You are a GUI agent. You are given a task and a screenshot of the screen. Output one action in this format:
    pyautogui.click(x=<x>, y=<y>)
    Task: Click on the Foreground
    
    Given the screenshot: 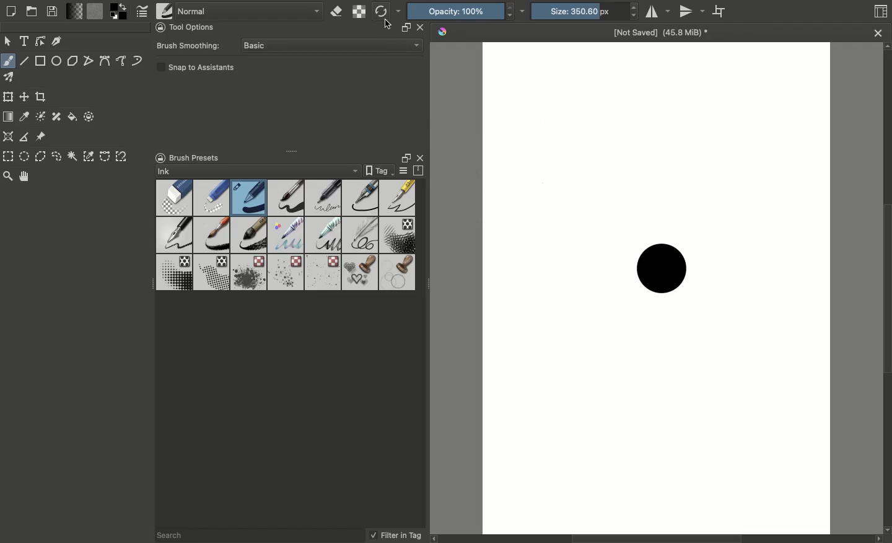 What is the action you would take?
    pyautogui.click(x=121, y=11)
    